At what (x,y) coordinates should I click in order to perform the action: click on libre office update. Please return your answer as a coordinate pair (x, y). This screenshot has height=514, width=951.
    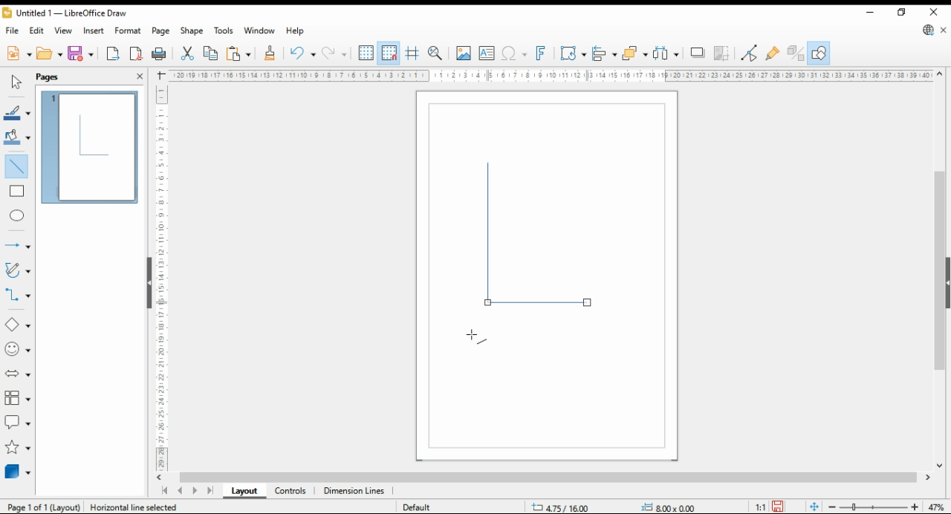
    Looking at the image, I should click on (929, 31).